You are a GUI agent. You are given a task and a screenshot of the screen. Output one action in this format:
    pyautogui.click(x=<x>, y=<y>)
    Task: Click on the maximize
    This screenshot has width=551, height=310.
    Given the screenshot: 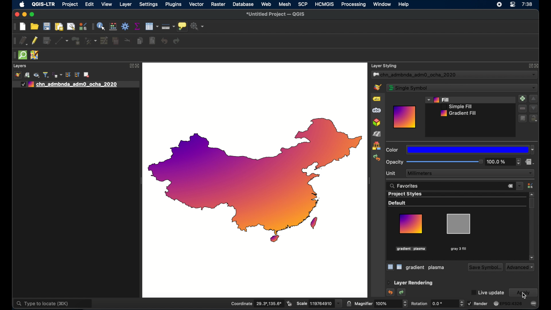 What is the action you would take?
    pyautogui.click(x=32, y=15)
    